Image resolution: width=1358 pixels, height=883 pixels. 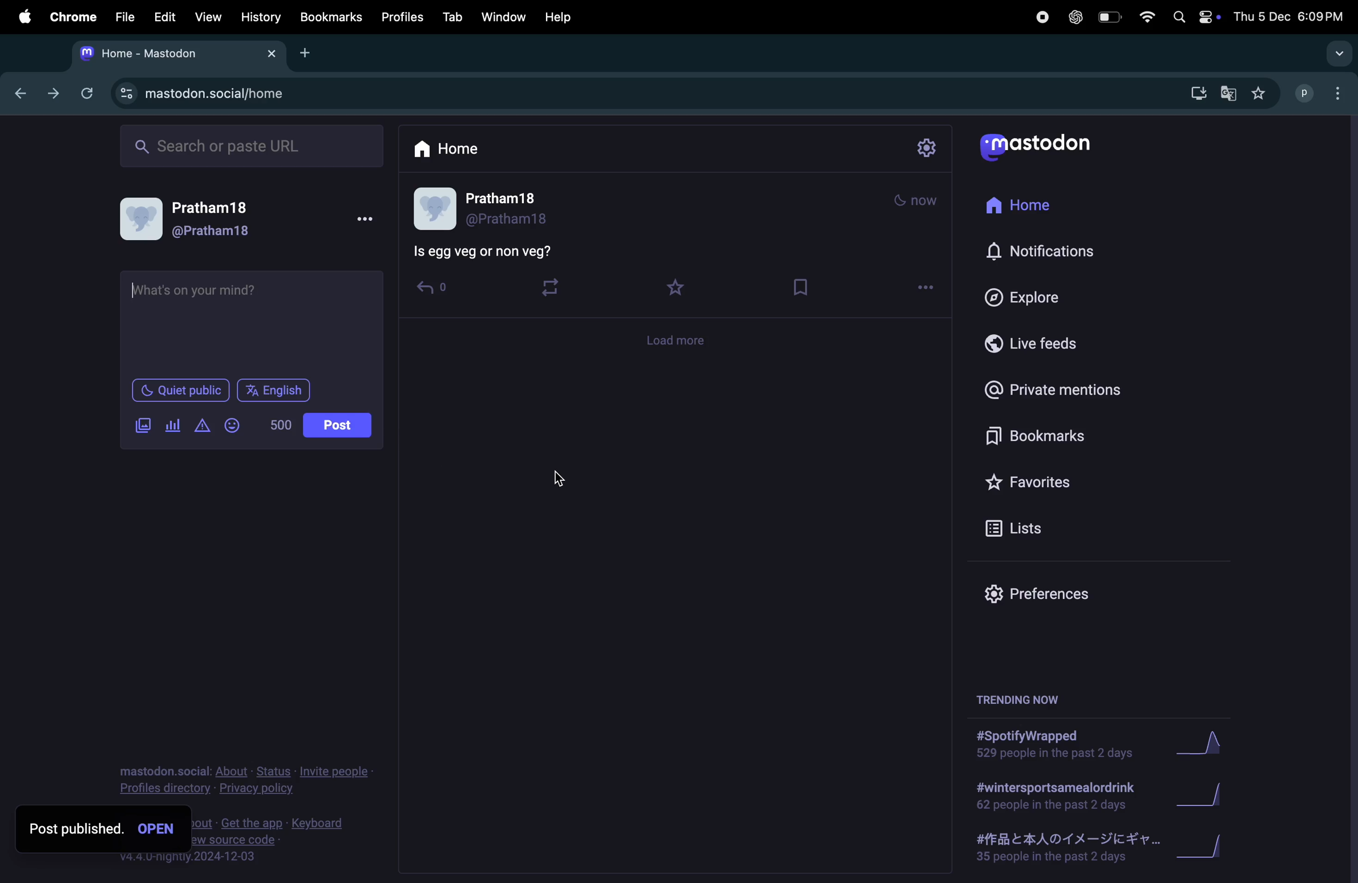 I want to click on load more, so click(x=676, y=195).